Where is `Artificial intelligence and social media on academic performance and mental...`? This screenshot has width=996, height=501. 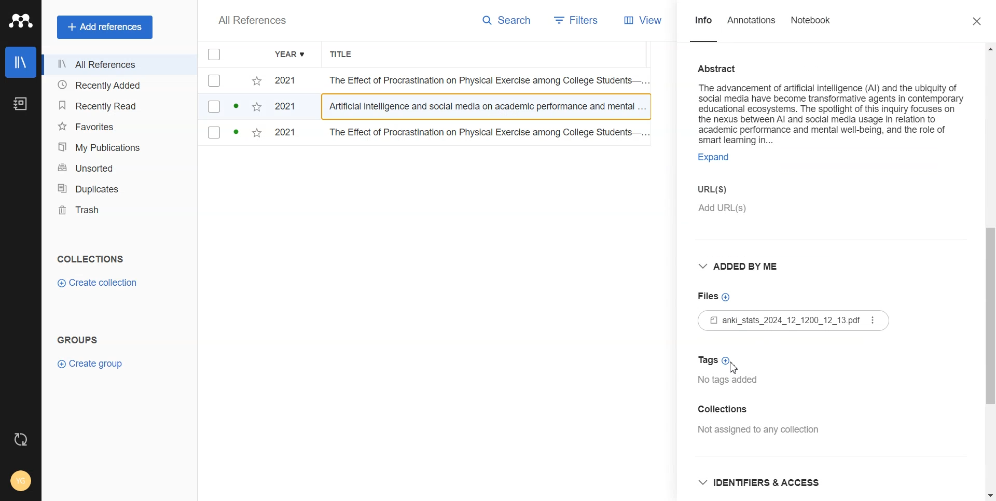
Artificial intelligence and social media on academic performance and mental... is located at coordinates (488, 109).